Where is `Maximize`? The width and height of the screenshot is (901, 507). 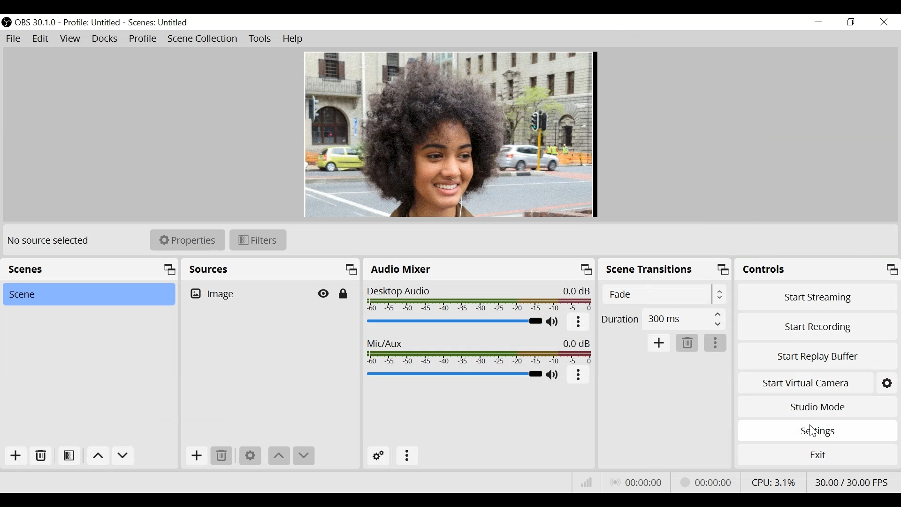
Maximize is located at coordinates (892, 270).